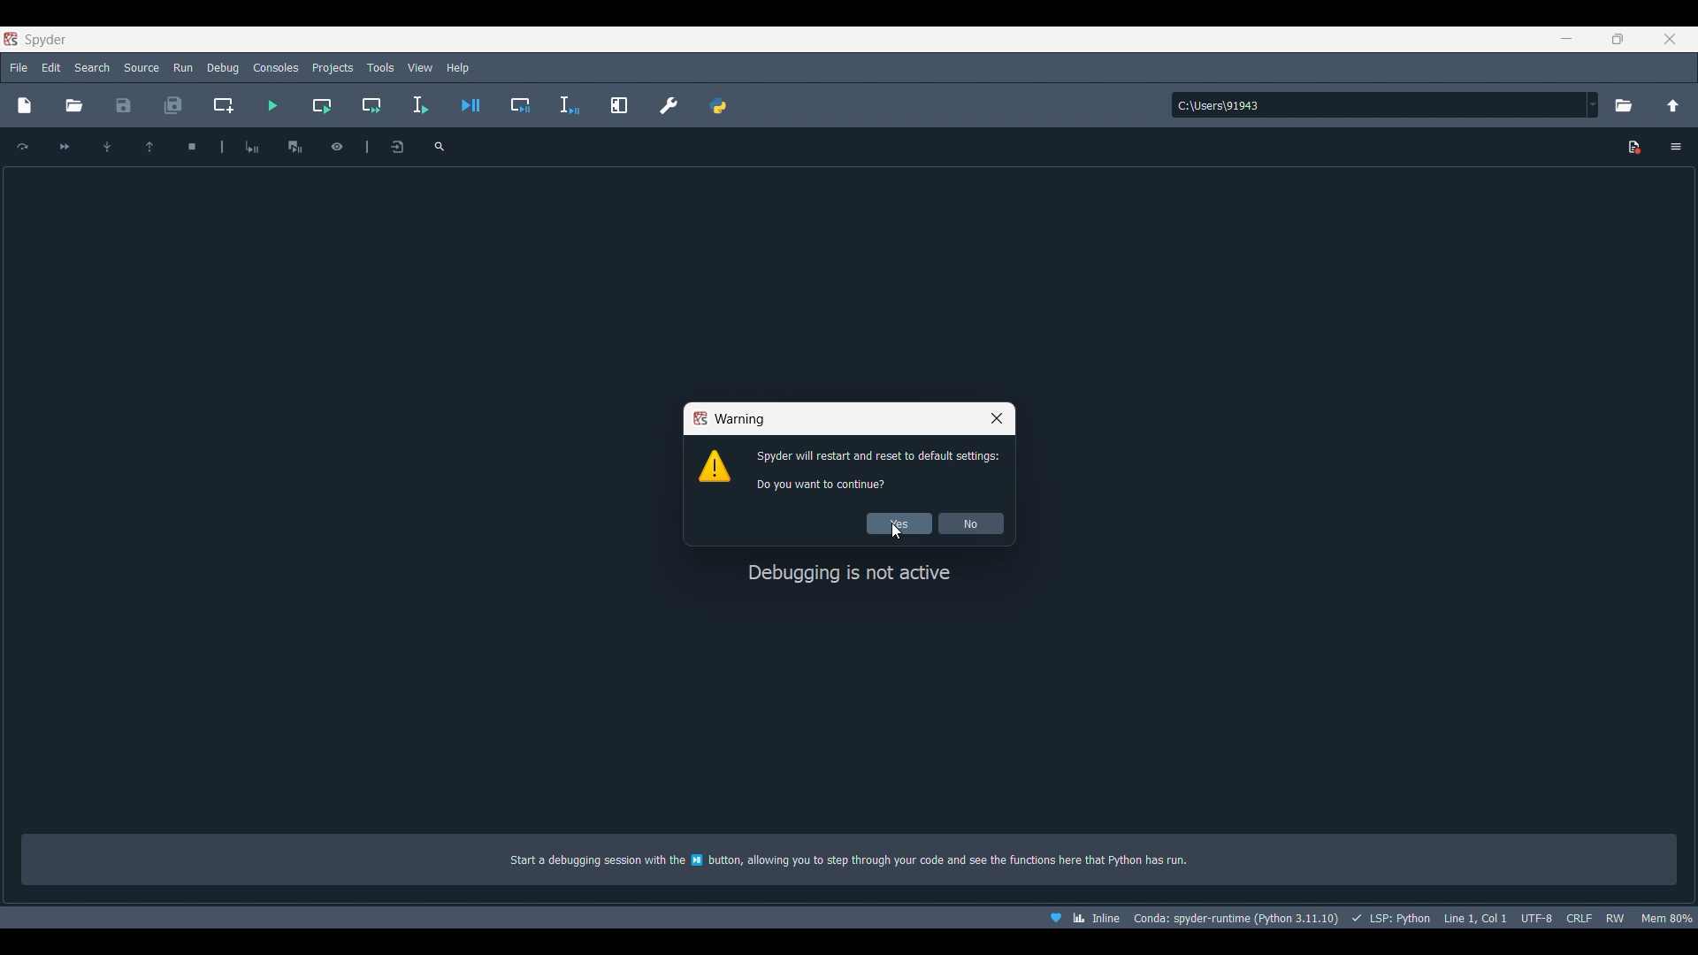  I want to click on Run current cell, so click(321, 106).